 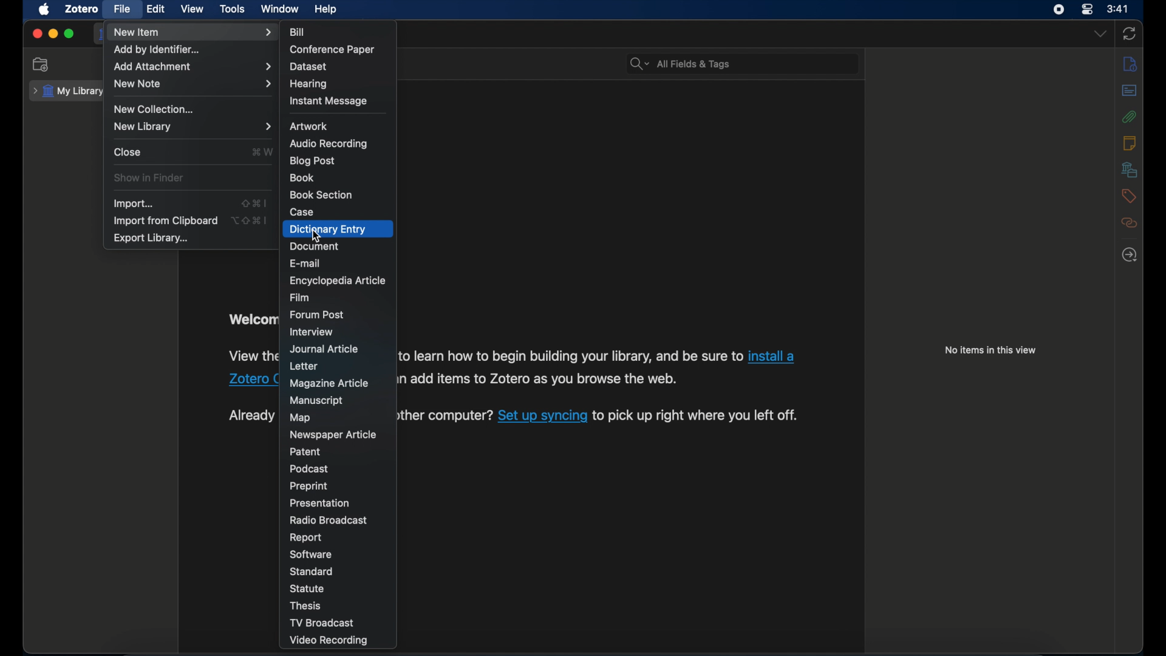 I want to click on abstract, so click(x=1130, y=91).